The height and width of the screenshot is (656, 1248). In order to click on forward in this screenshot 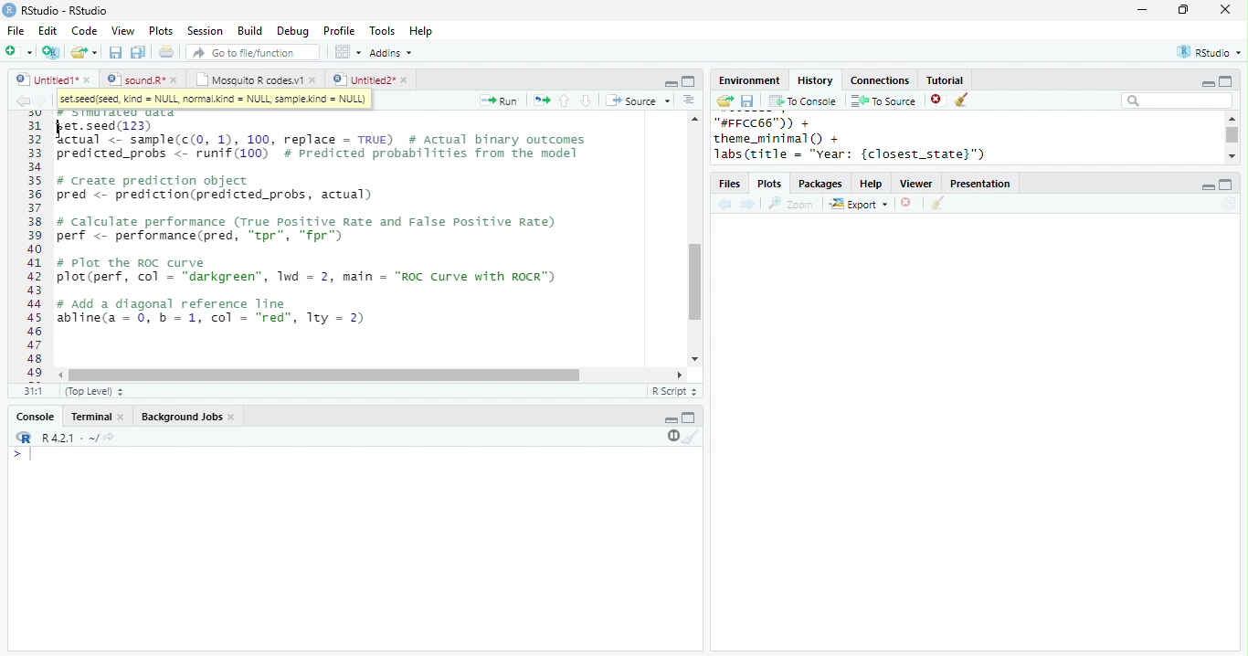, I will do `click(749, 206)`.